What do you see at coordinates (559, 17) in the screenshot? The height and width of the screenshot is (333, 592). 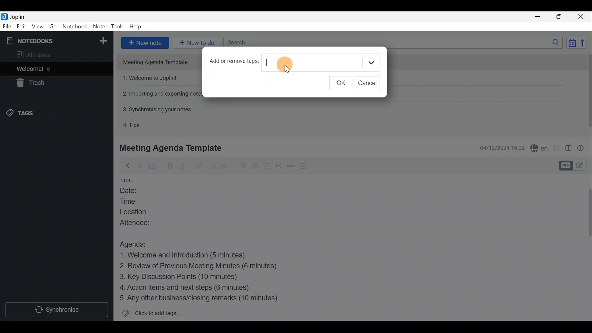 I see `Maximise` at bounding box center [559, 17].